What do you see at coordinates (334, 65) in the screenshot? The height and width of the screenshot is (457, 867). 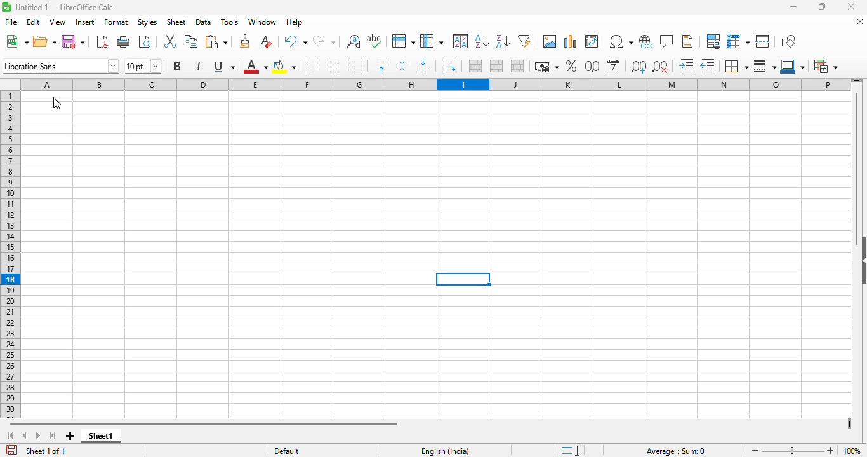 I see `align center` at bounding box center [334, 65].